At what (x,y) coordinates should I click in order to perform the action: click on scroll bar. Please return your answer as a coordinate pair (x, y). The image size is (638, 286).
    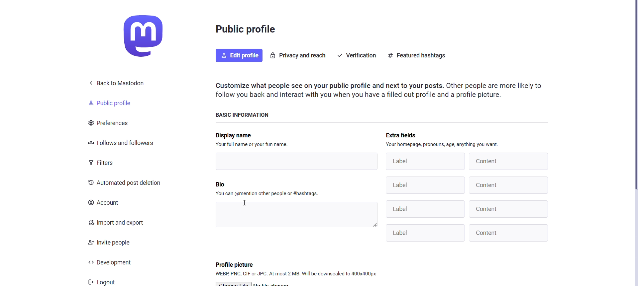
    Looking at the image, I should click on (636, 97).